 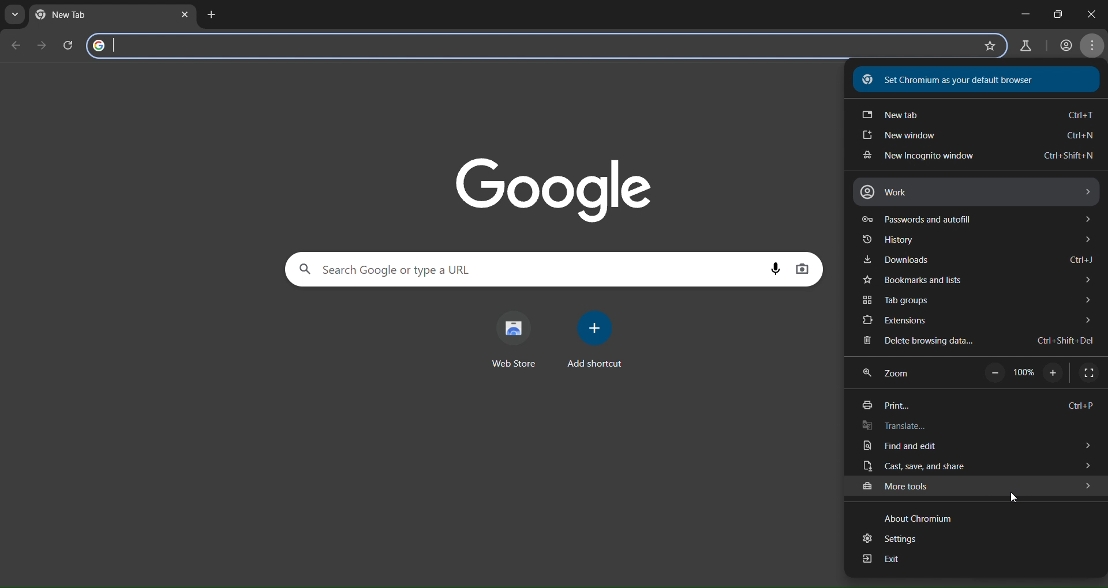 What do you see at coordinates (1016, 498) in the screenshot?
I see `cursor` at bounding box center [1016, 498].